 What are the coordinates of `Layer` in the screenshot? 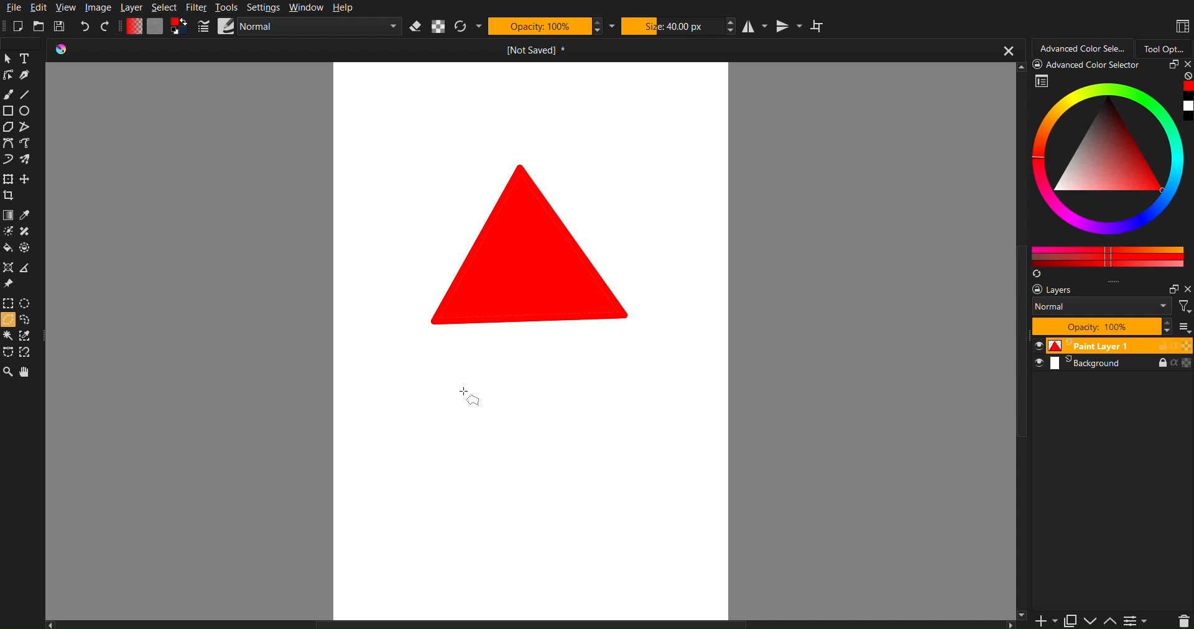 It's located at (131, 7).